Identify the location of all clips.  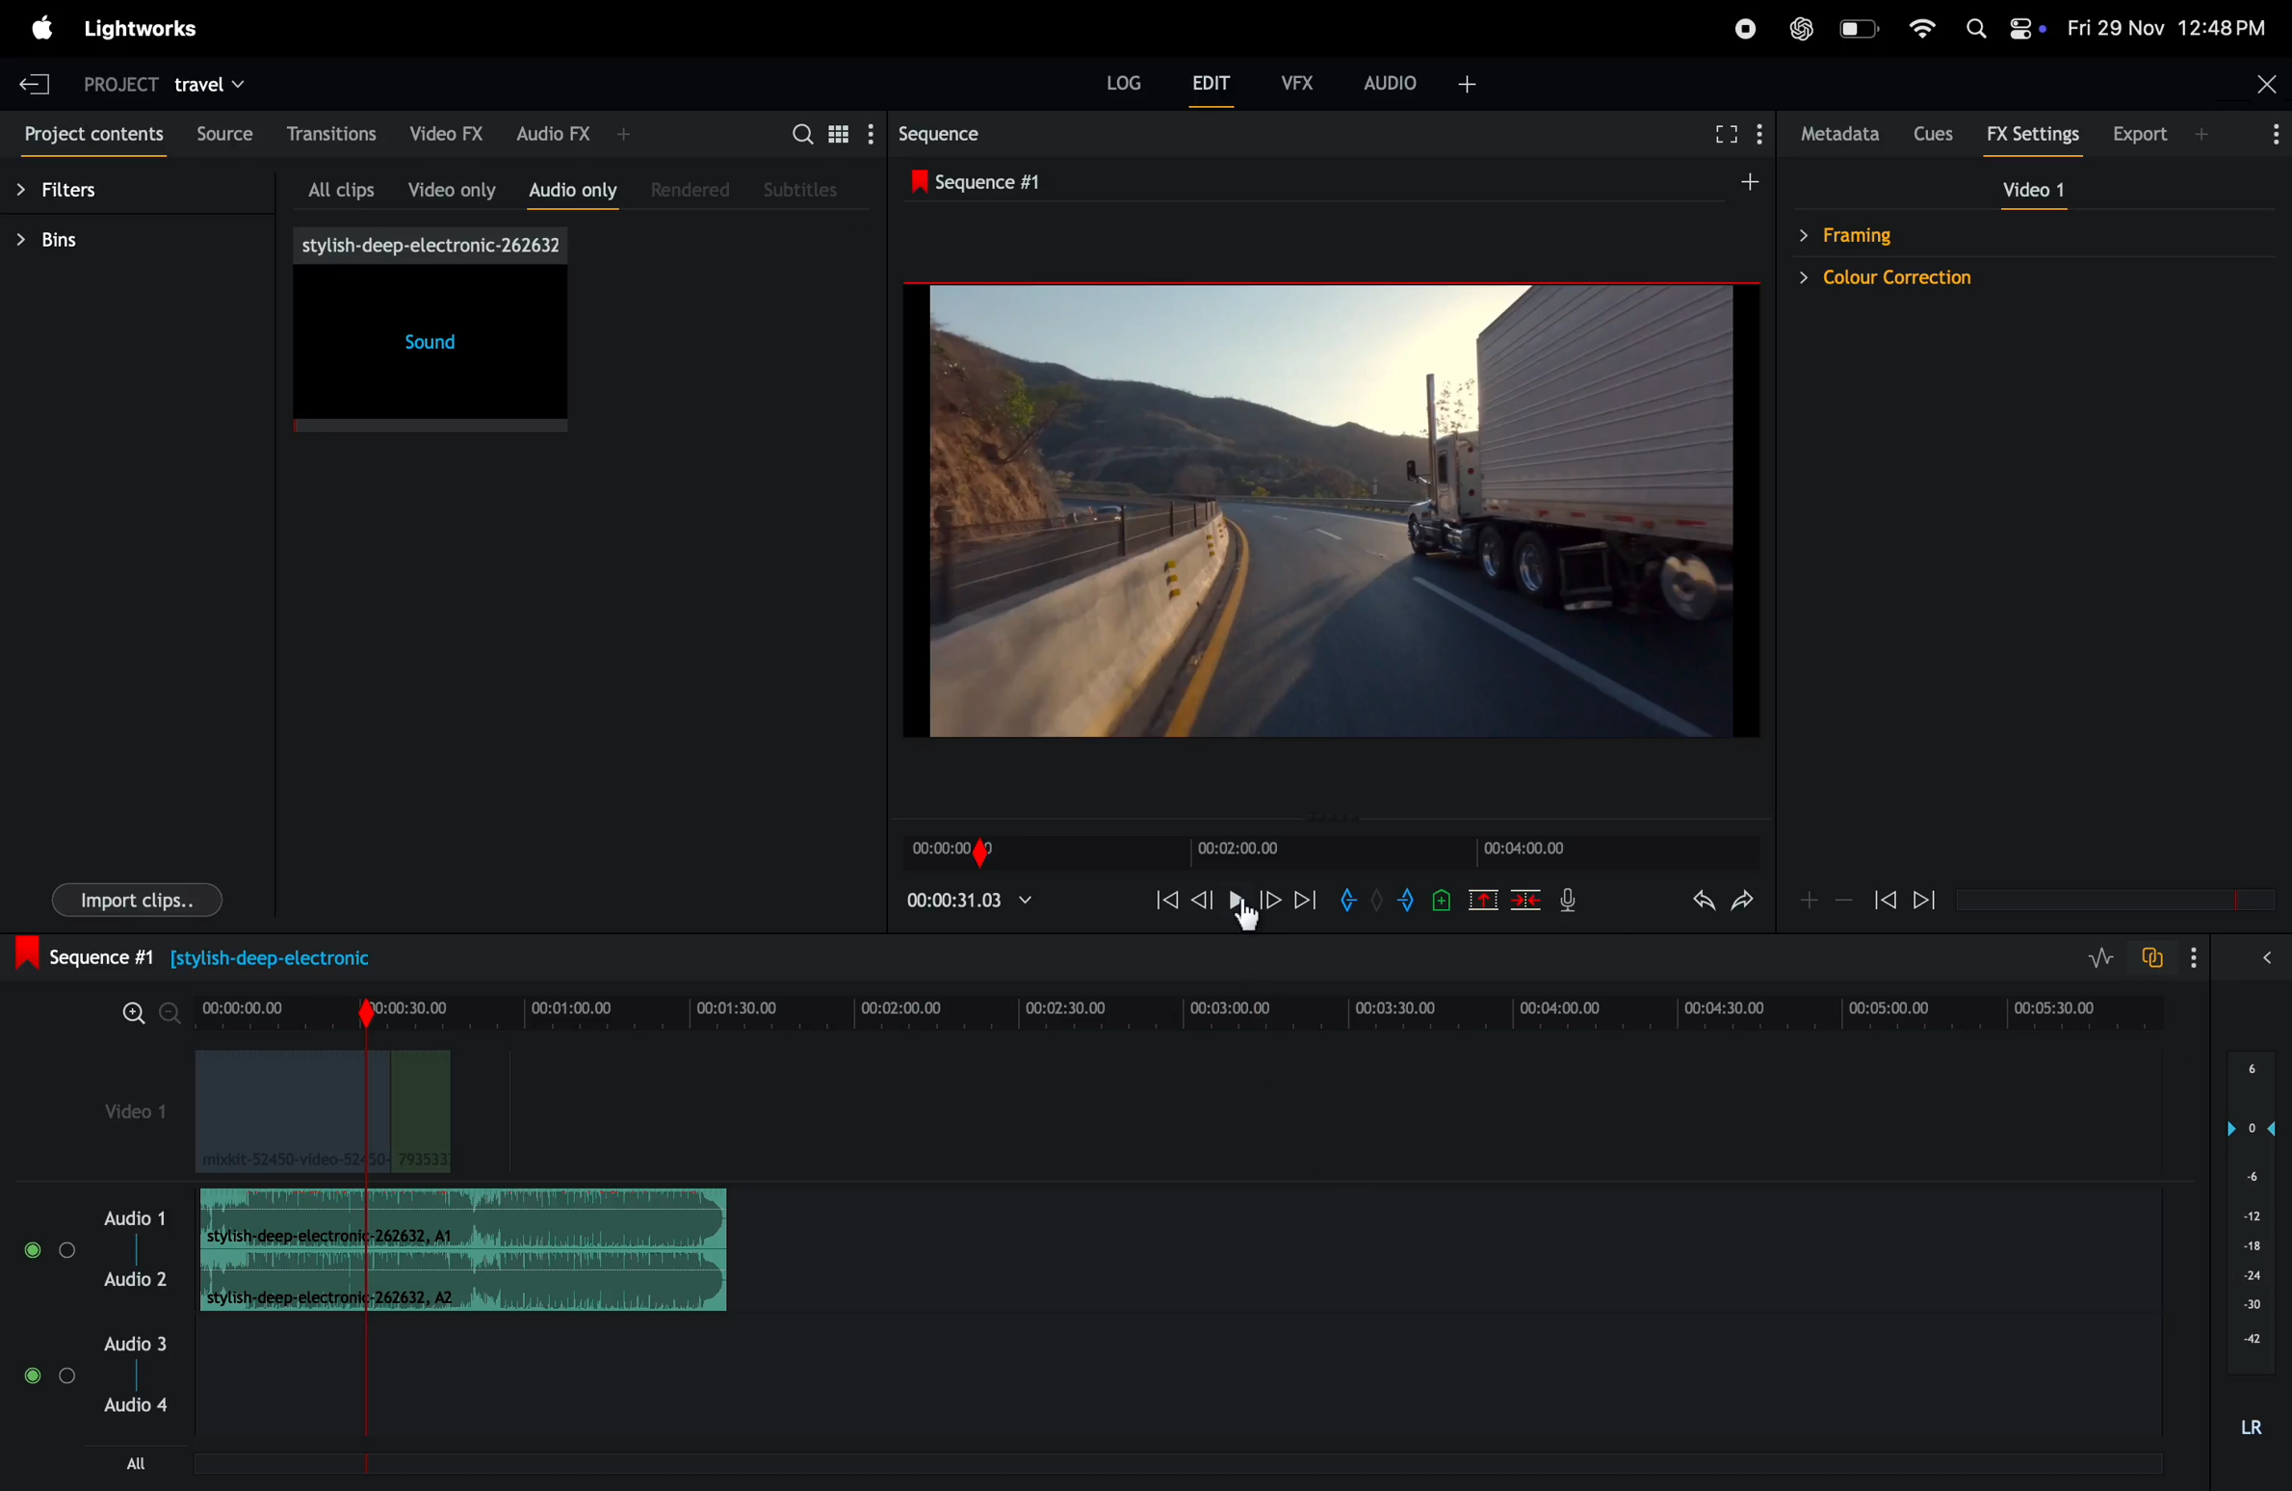
(342, 185).